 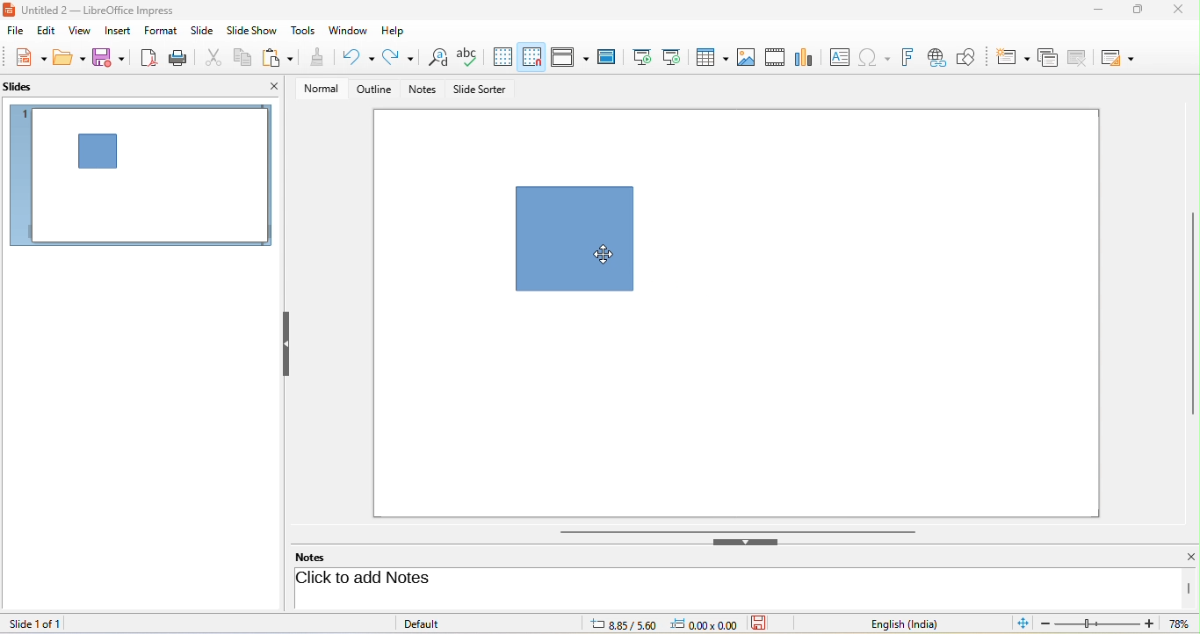 What do you see at coordinates (746, 542) in the screenshot?
I see `hide` at bounding box center [746, 542].